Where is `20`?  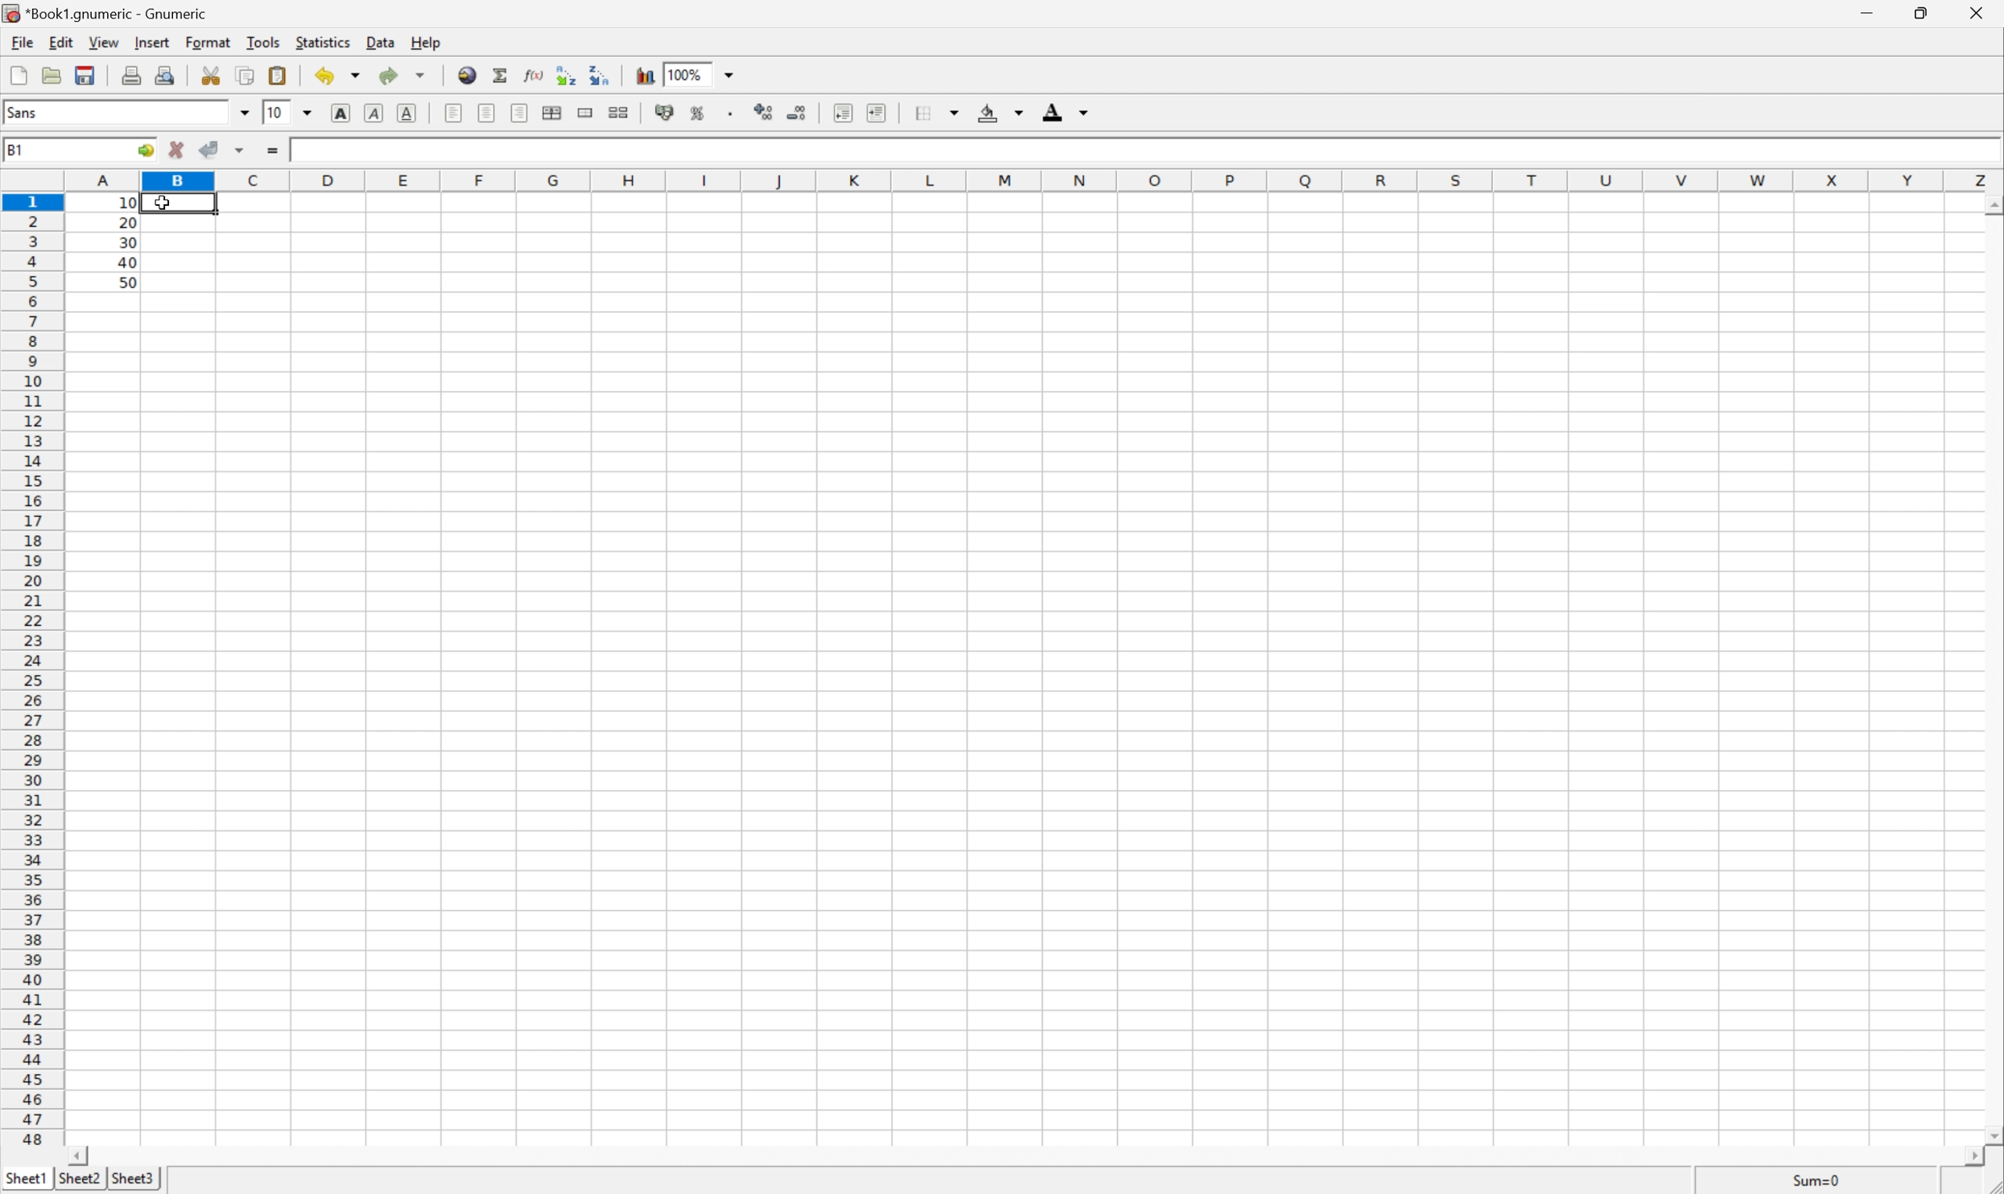 20 is located at coordinates (128, 224).